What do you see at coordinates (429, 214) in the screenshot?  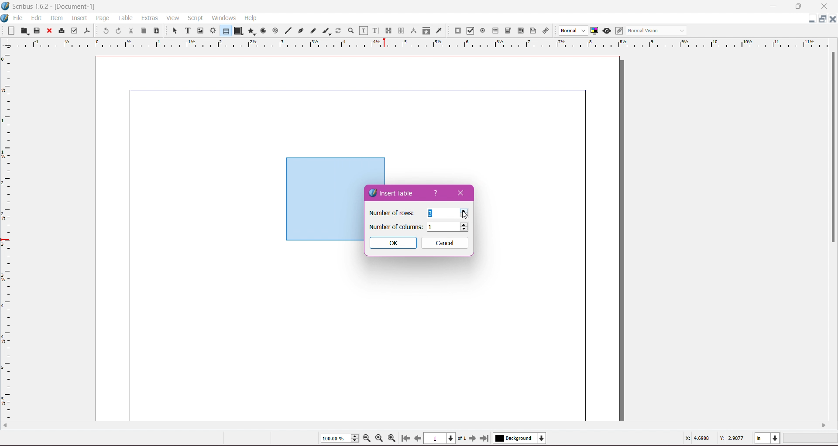 I see `3` at bounding box center [429, 214].